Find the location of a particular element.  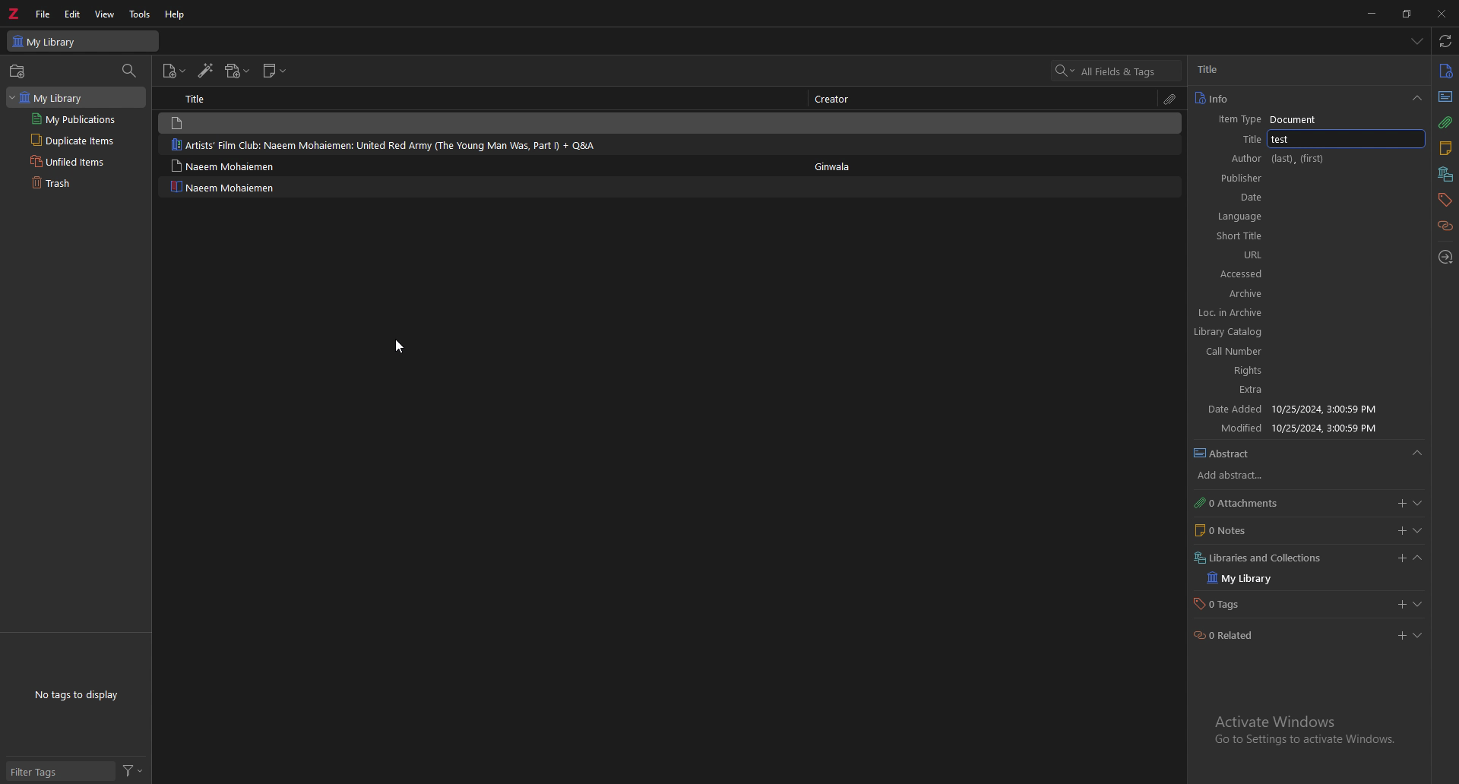

close is located at coordinates (1442, 14).